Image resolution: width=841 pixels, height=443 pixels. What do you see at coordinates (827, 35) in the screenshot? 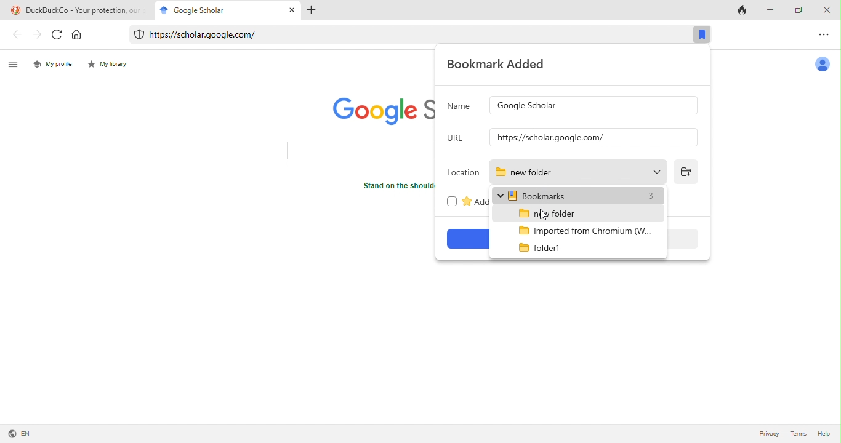
I see `option` at bounding box center [827, 35].